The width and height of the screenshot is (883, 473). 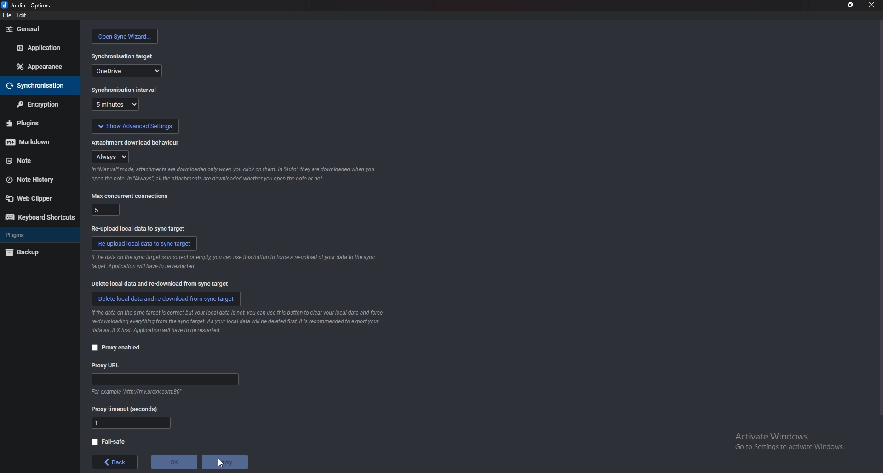 I want to click on apply, so click(x=225, y=461).